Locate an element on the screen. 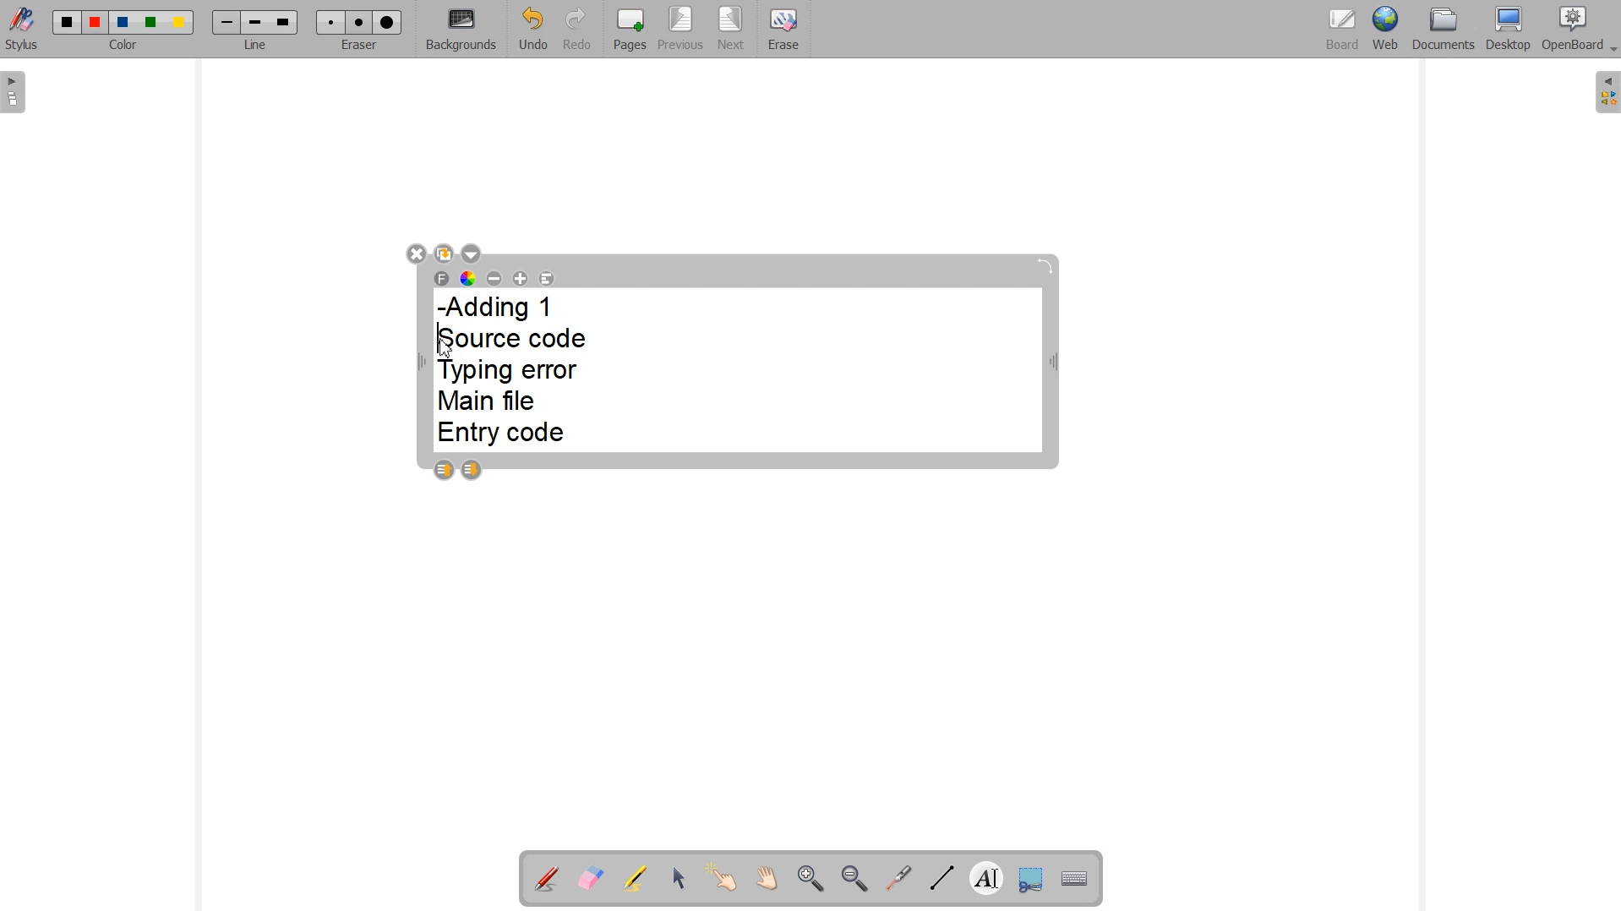  Decrease font size is located at coordinates (494, 277).